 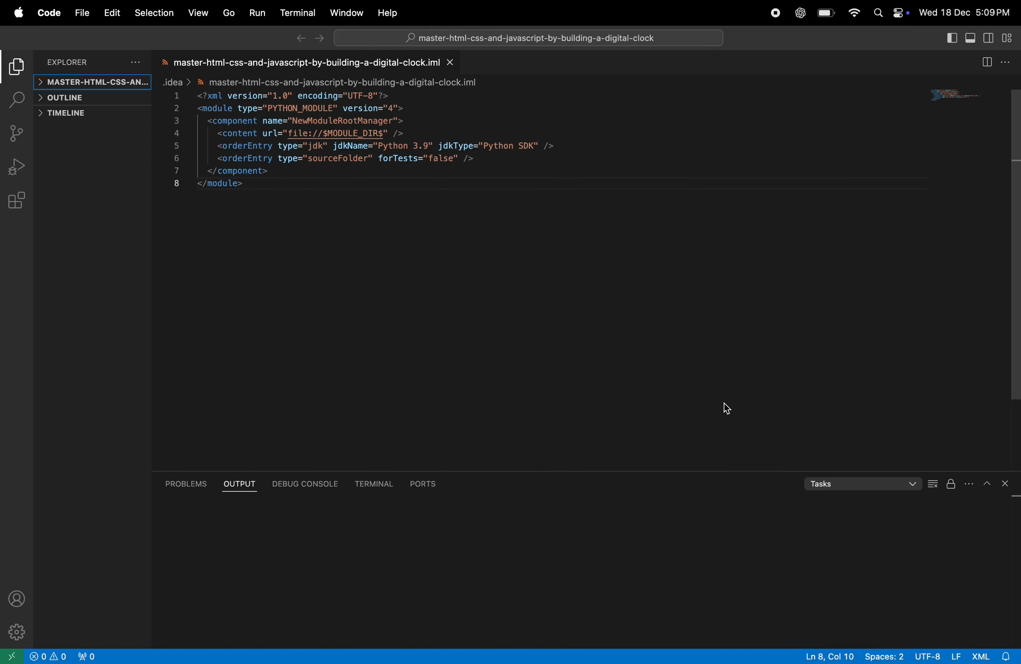 What do you see at coordinates (990, 38) in the screenshot?
I see `toggle secondary side panel` at bounding box center [990, 38].